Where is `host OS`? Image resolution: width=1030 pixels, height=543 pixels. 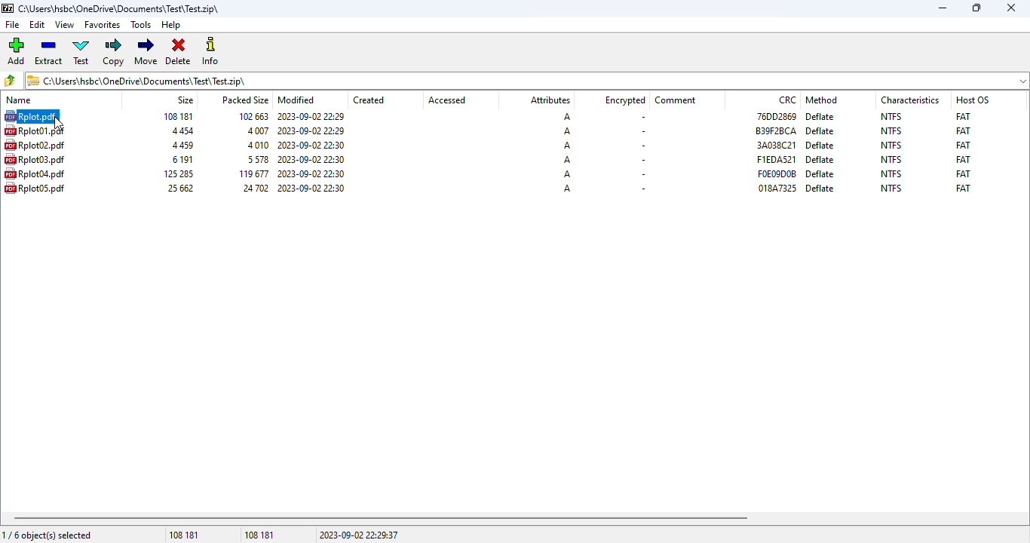
host OS is located at coordinates (973, 100).